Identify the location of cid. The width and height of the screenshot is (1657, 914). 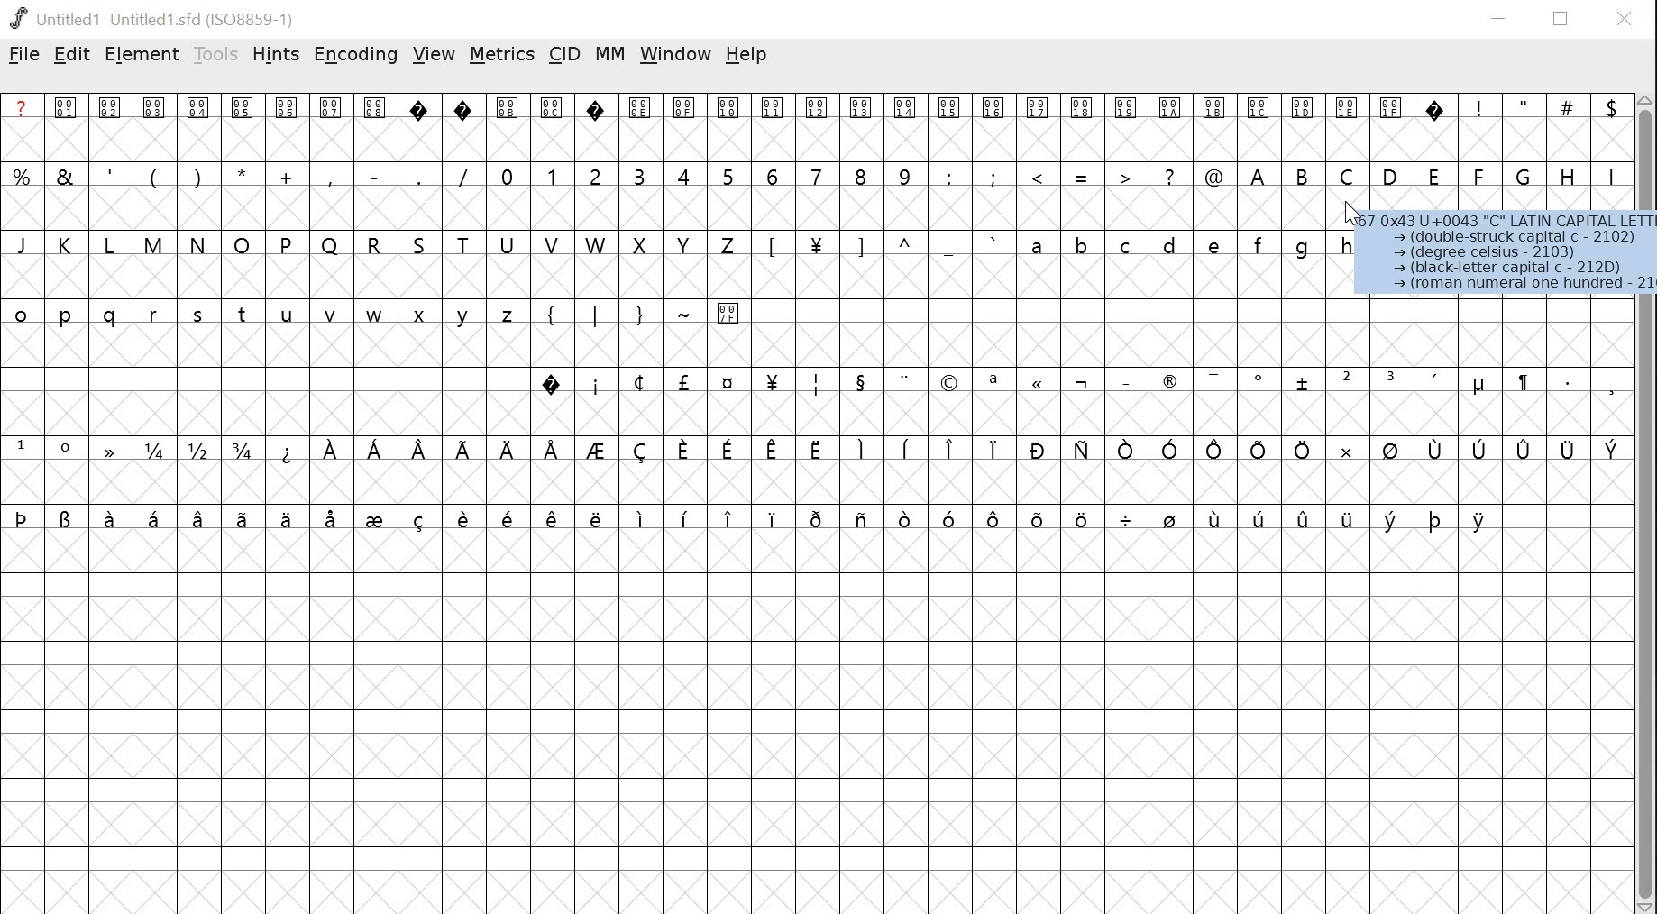
(563, 52).